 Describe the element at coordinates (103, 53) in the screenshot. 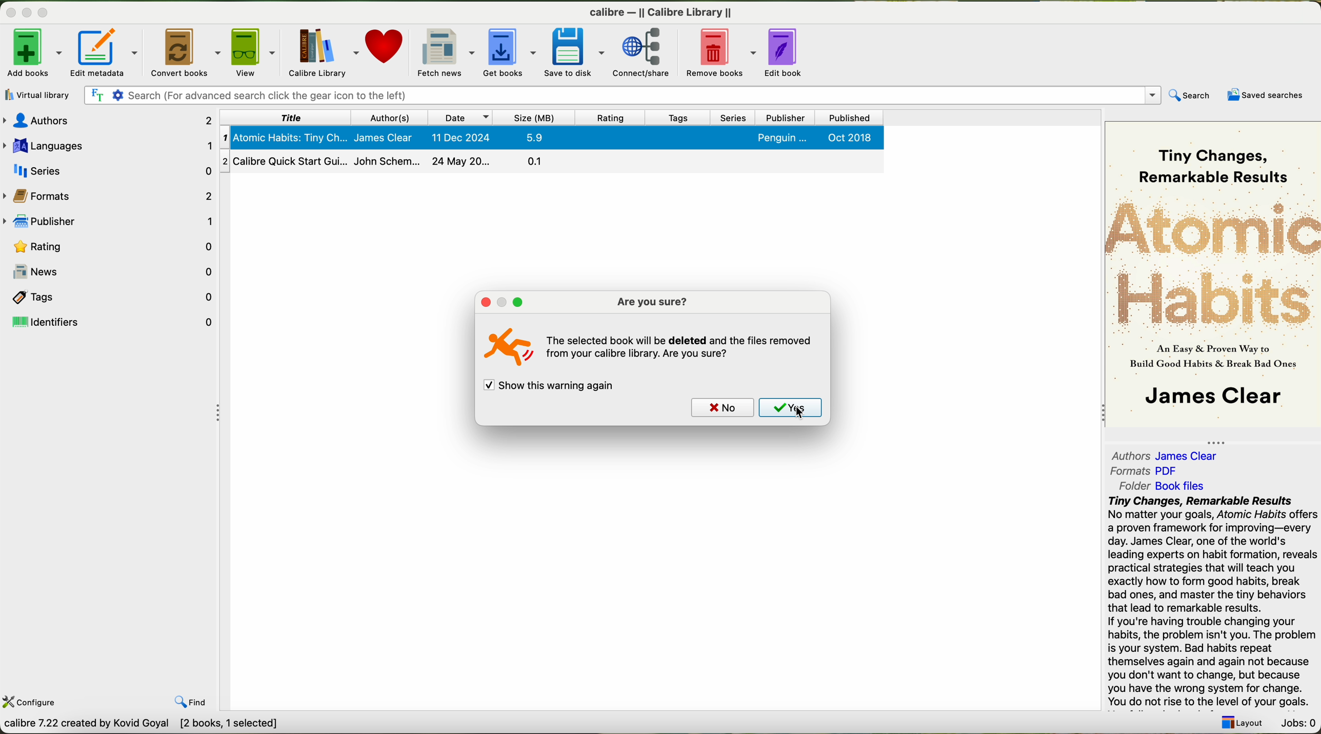

I see `edit metadata` at that location.